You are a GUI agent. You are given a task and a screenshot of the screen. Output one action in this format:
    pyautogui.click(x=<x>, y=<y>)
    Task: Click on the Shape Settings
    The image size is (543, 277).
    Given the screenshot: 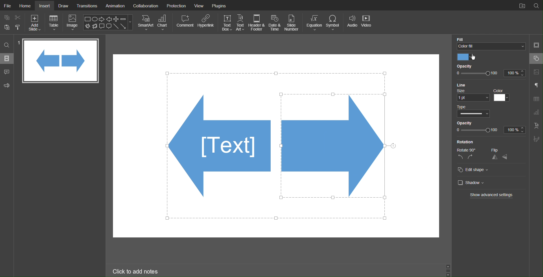 What is the action you would take?
    pyautogui.click(x=536, y=59)
    